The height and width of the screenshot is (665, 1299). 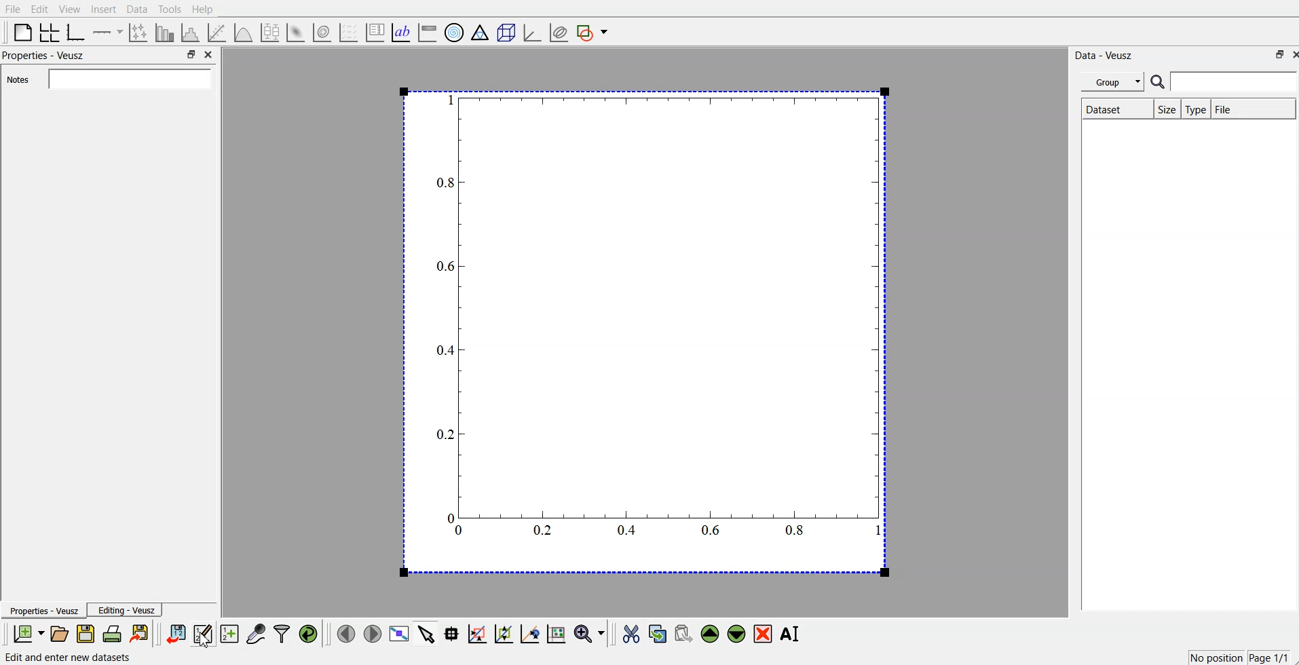 What do you see at coordinates (1195, 109) in the screenshot?
I see `Type` at bounding box center [1195, 109].